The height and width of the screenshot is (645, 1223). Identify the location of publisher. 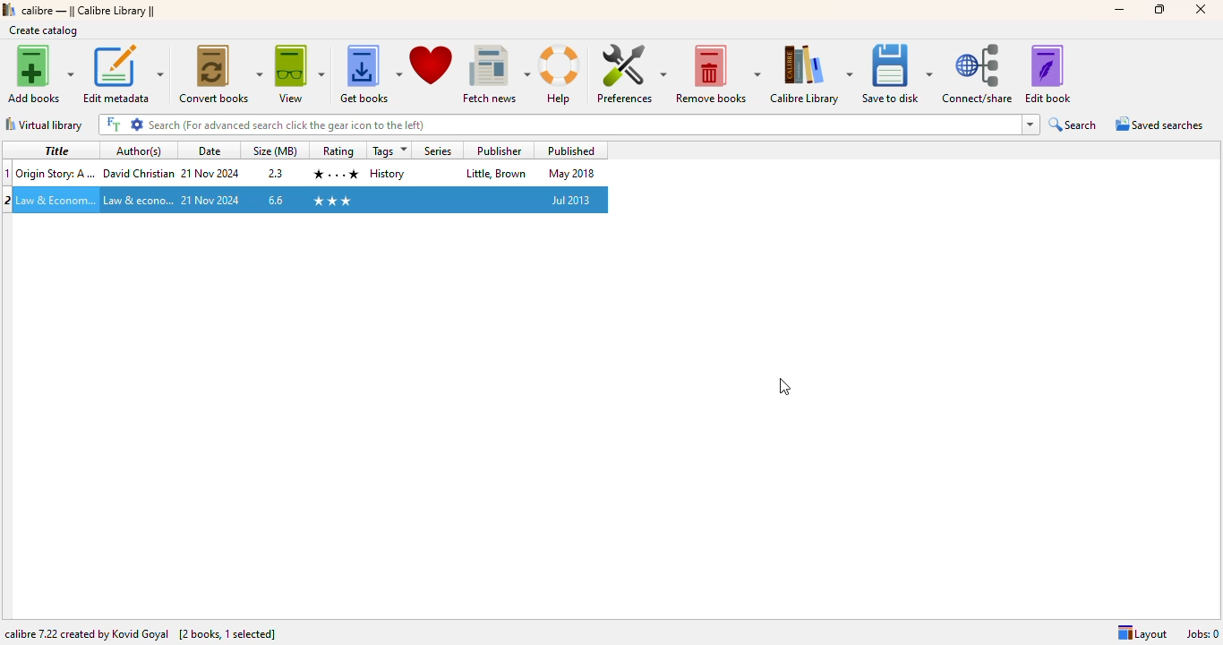
(496, 150).